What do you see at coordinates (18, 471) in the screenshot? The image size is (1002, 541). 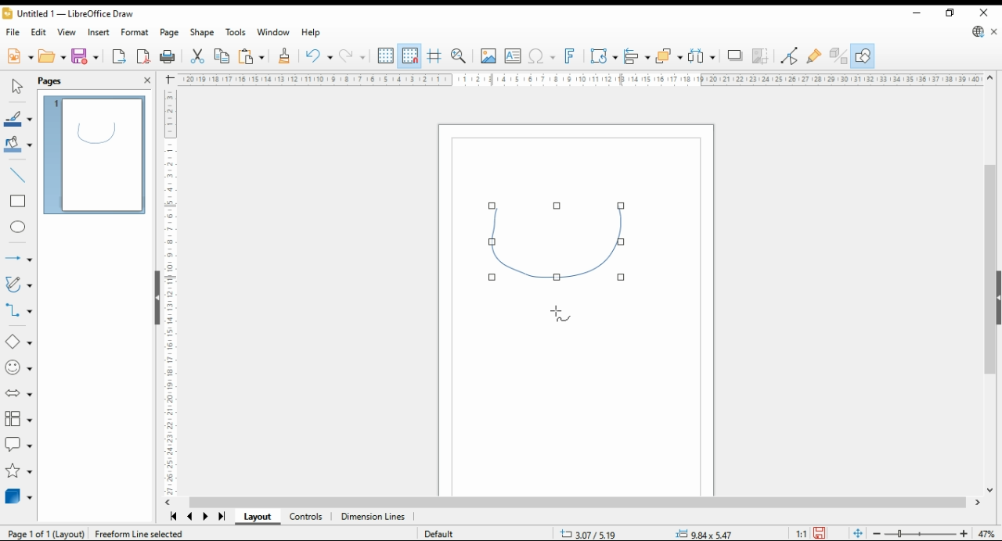 I see `stars and banners` at bounding box center [18, 471].